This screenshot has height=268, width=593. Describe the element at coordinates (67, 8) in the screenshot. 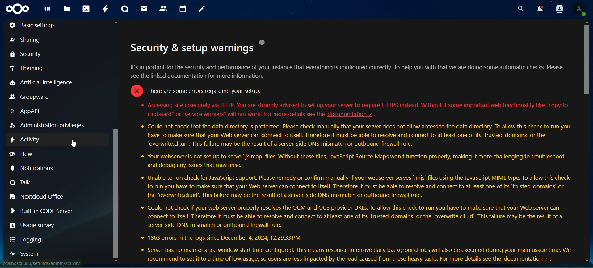

I see `files` at that location.